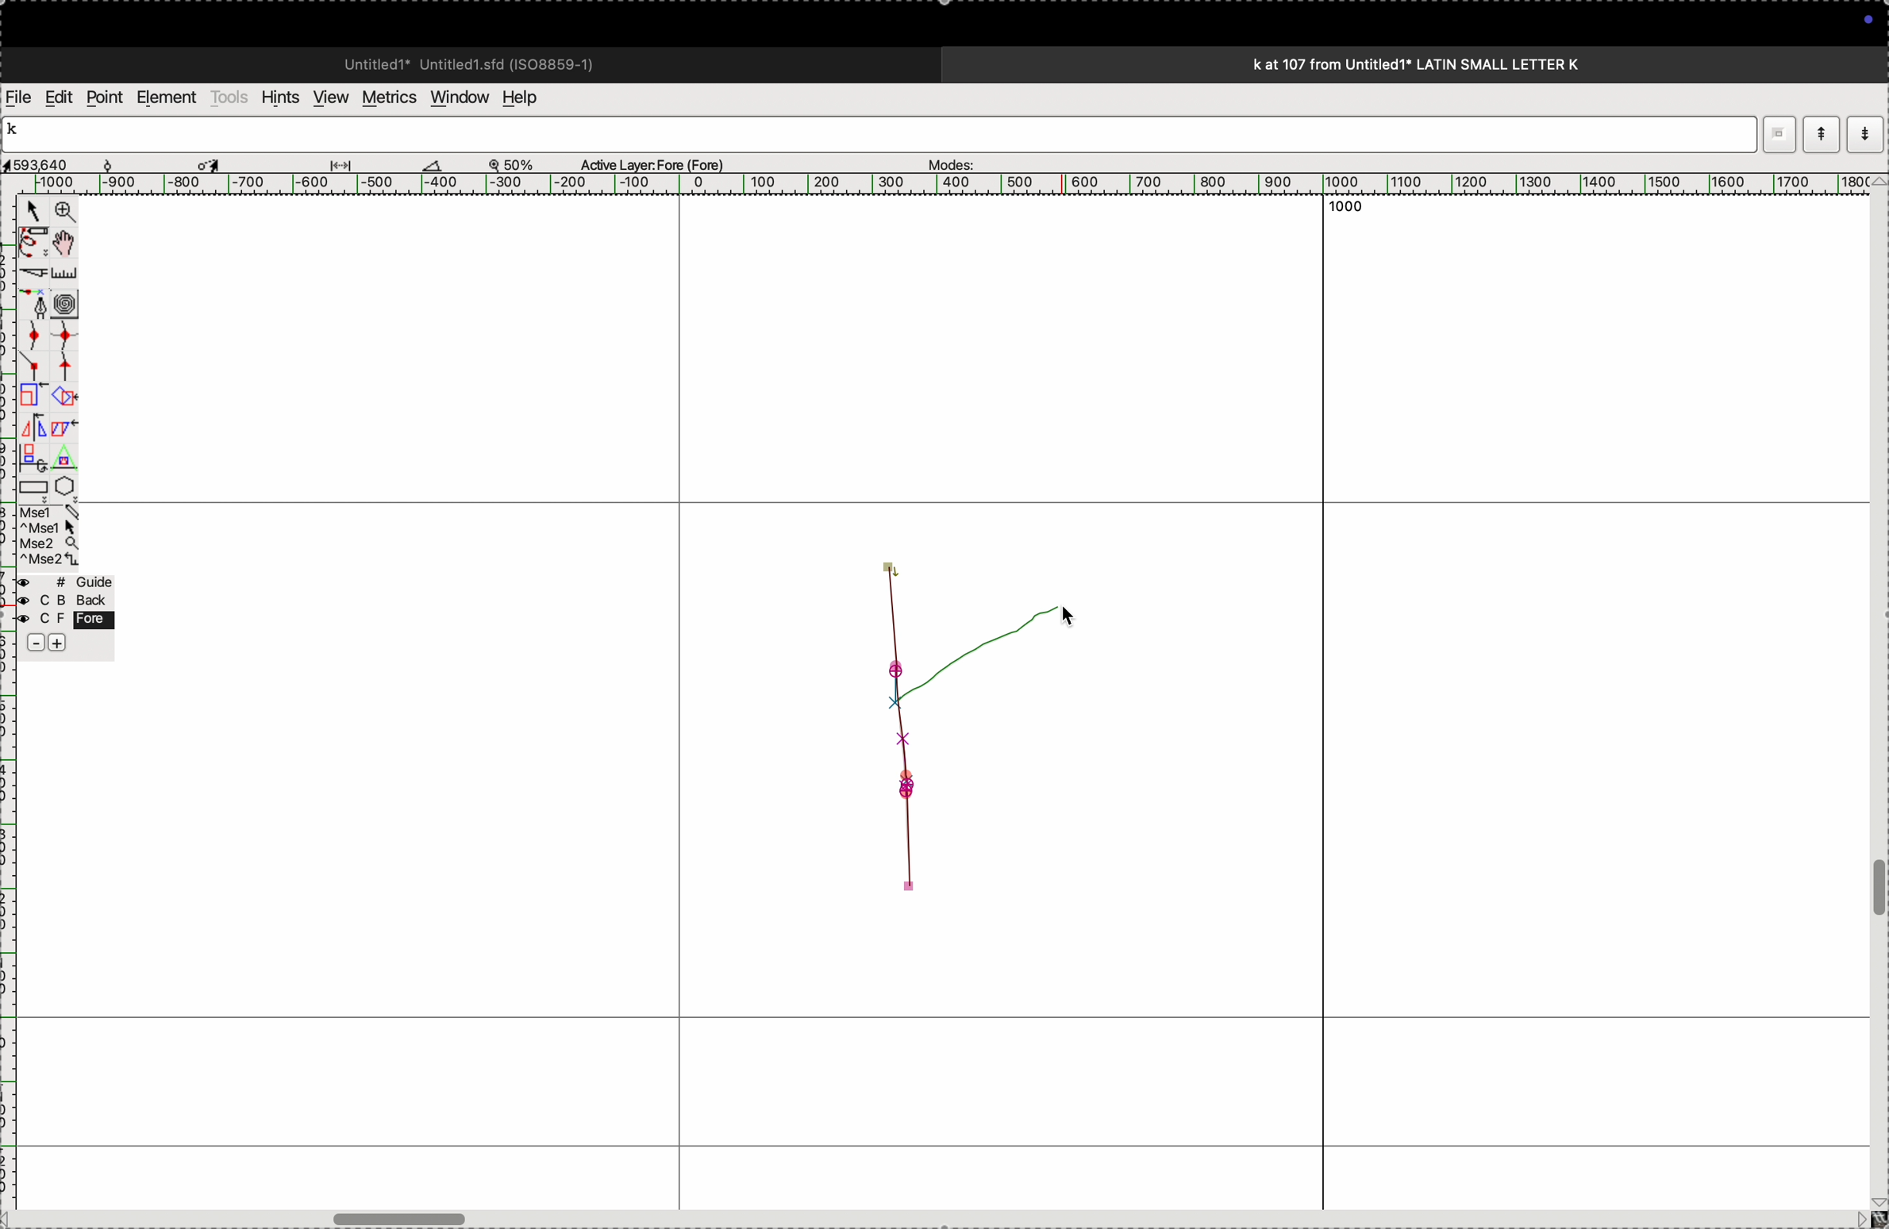 The height and width of the screenshot is (1229, 1889). Describe the element at coordinates (168, 98) in the screenshot. I see `element` at that location.